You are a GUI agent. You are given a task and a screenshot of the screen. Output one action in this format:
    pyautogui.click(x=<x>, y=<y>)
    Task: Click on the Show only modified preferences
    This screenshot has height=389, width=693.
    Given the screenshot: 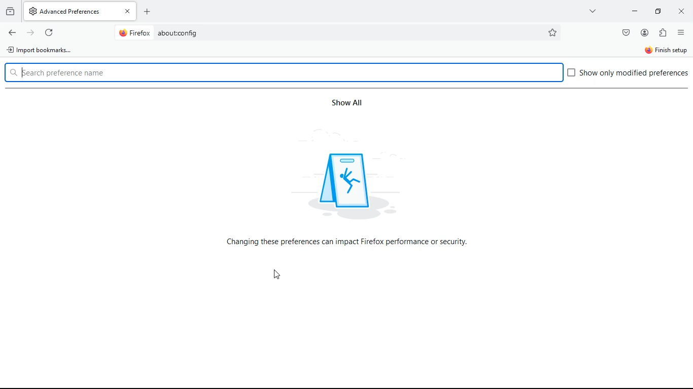 What is the action you would take?
    pyautogui.click(x=629, y=73)
    